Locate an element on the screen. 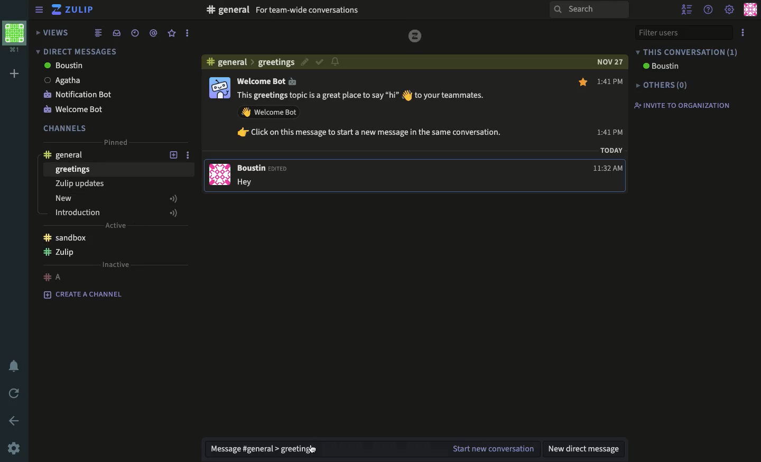 This screenshot has width=761, height=462. pinned is located at coordinates (114, 142).